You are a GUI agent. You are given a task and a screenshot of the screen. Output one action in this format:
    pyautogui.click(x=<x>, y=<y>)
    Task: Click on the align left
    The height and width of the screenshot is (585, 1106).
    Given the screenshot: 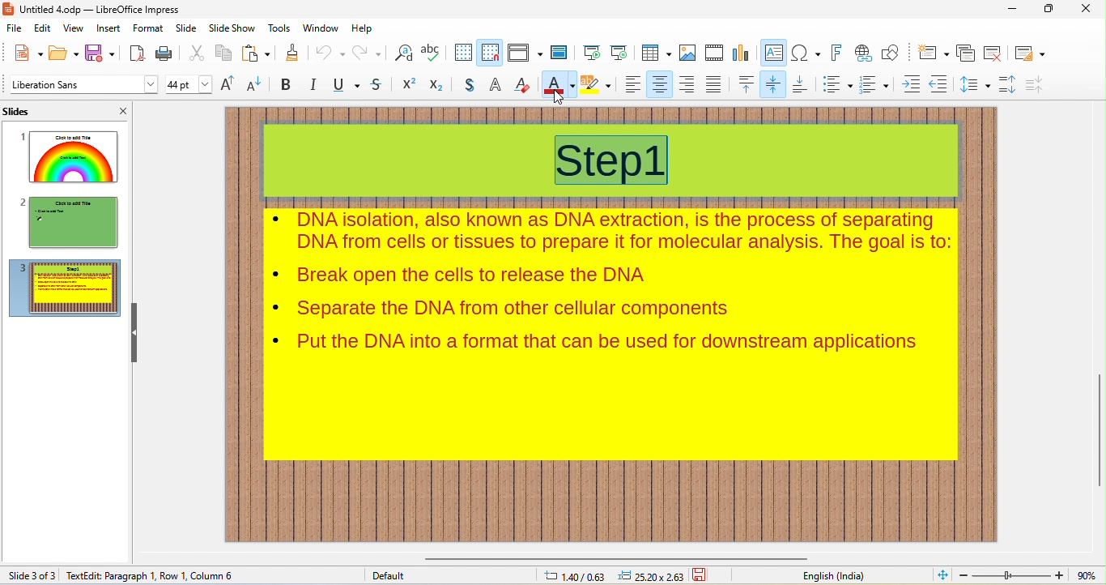 What is the action you would take?
    pyautogui.click(x=632, y=85)
    